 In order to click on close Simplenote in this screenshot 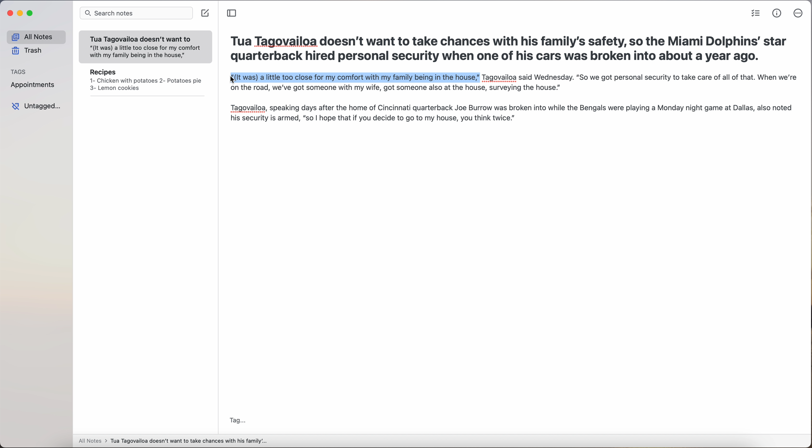, I will do `click(9, 13)`.